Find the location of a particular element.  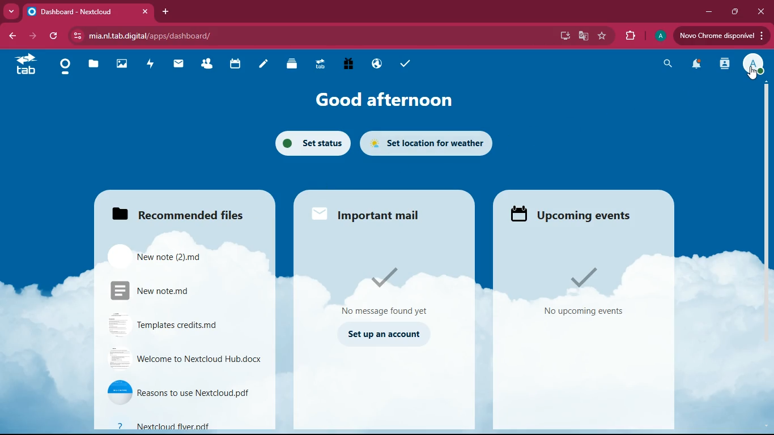

mail is located at coordinates (372, 216).